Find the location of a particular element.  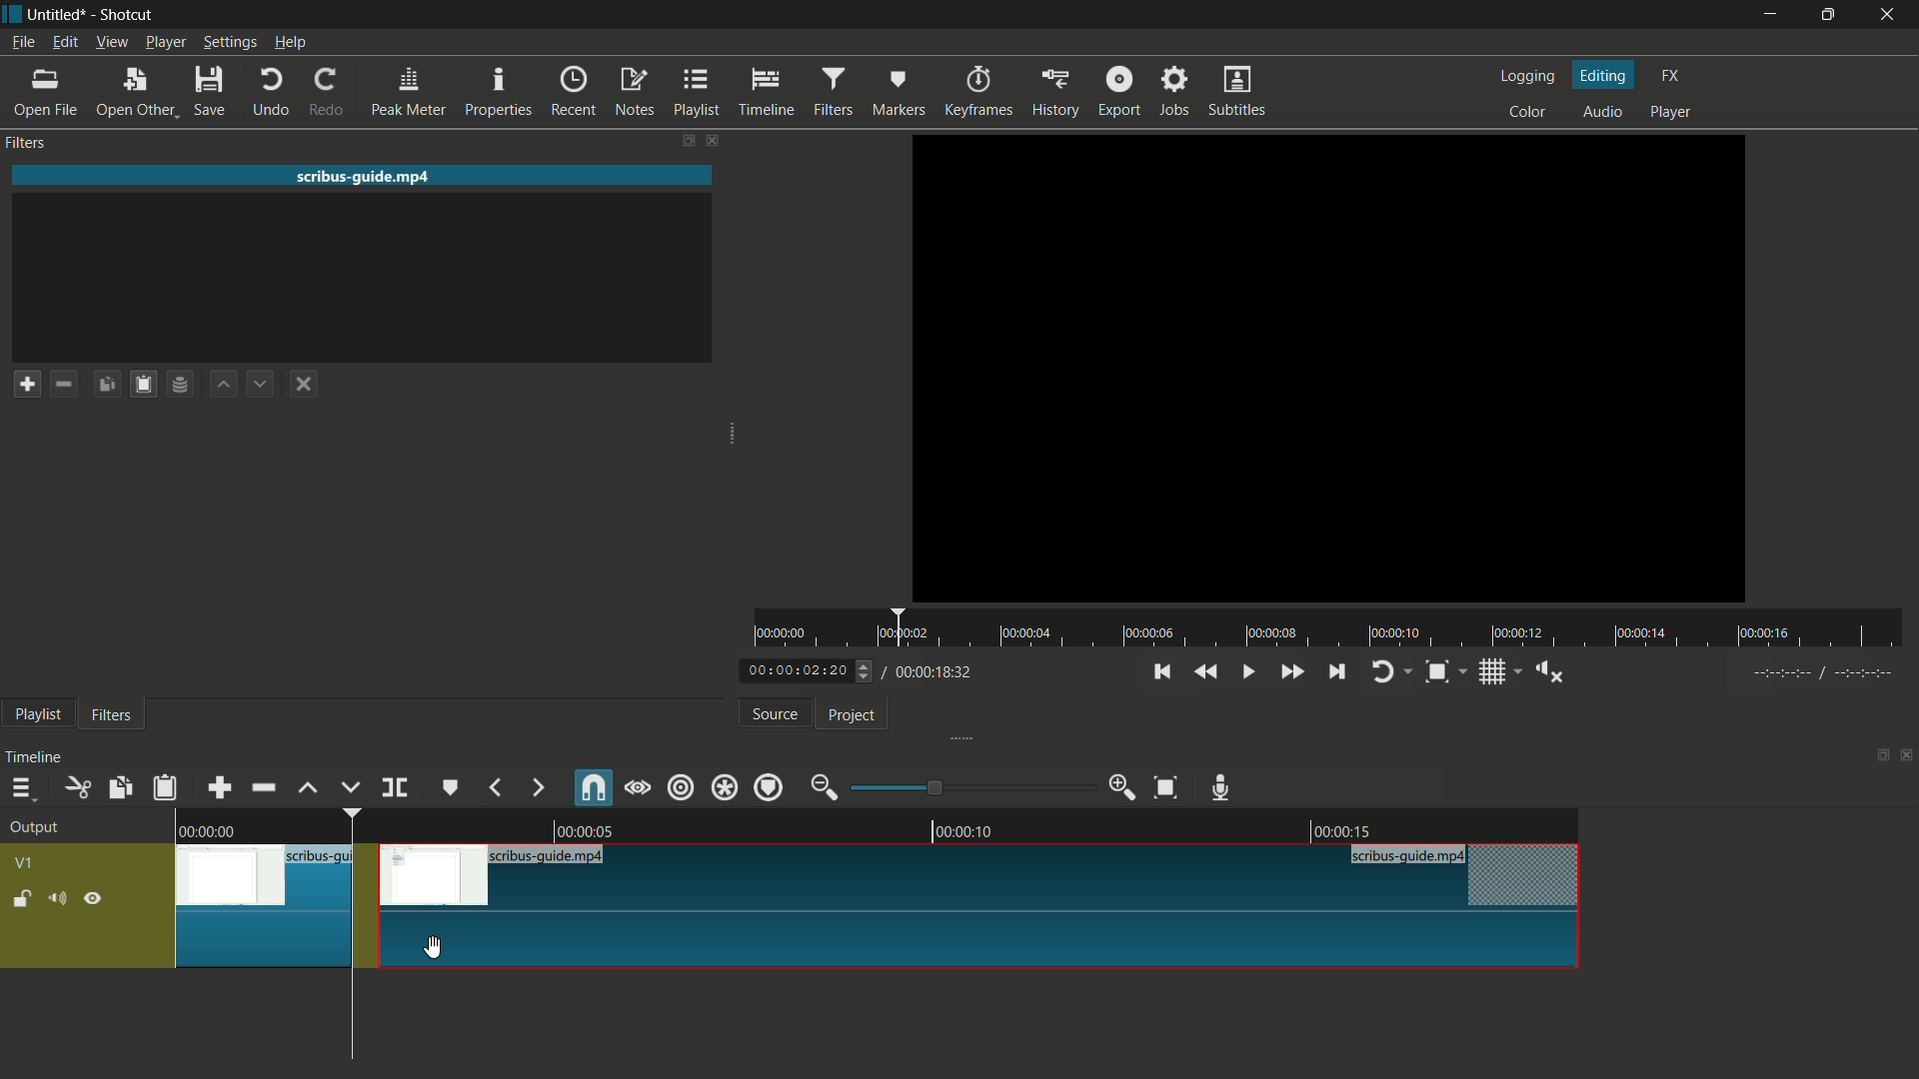

quickly play forward is located at coordinates (1293, 671).